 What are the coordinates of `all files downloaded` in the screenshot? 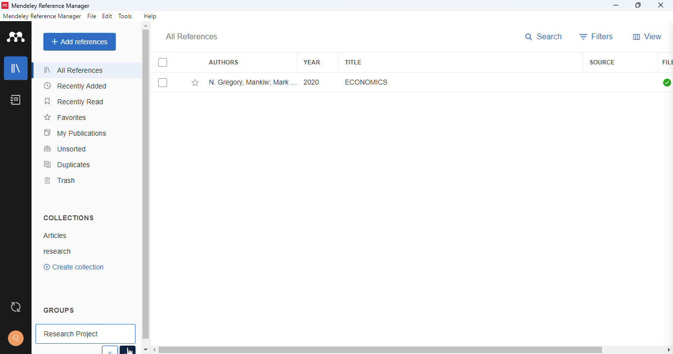 It's located at (666, 83).